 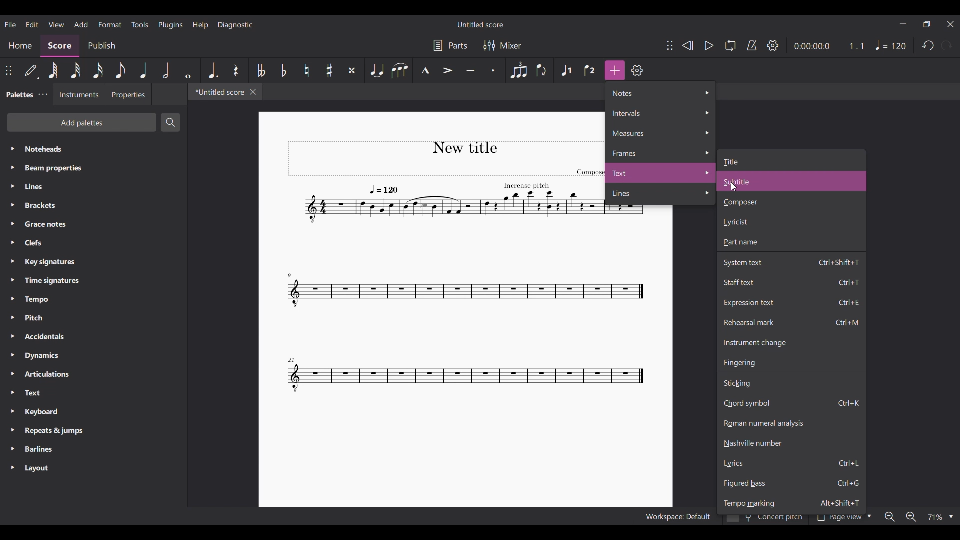 I want to click on Plugins menu, so click(x=170, y=25).